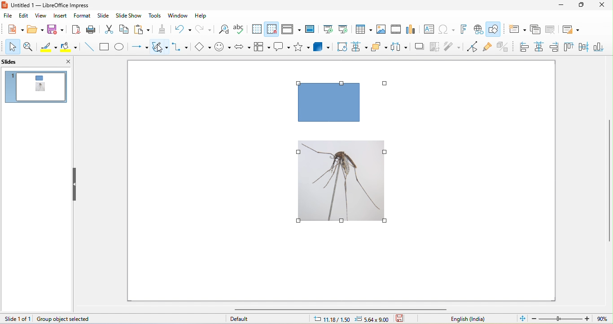 The height and width of the screenshot is (324, 613). I want to click on display view, so click(293, 30).